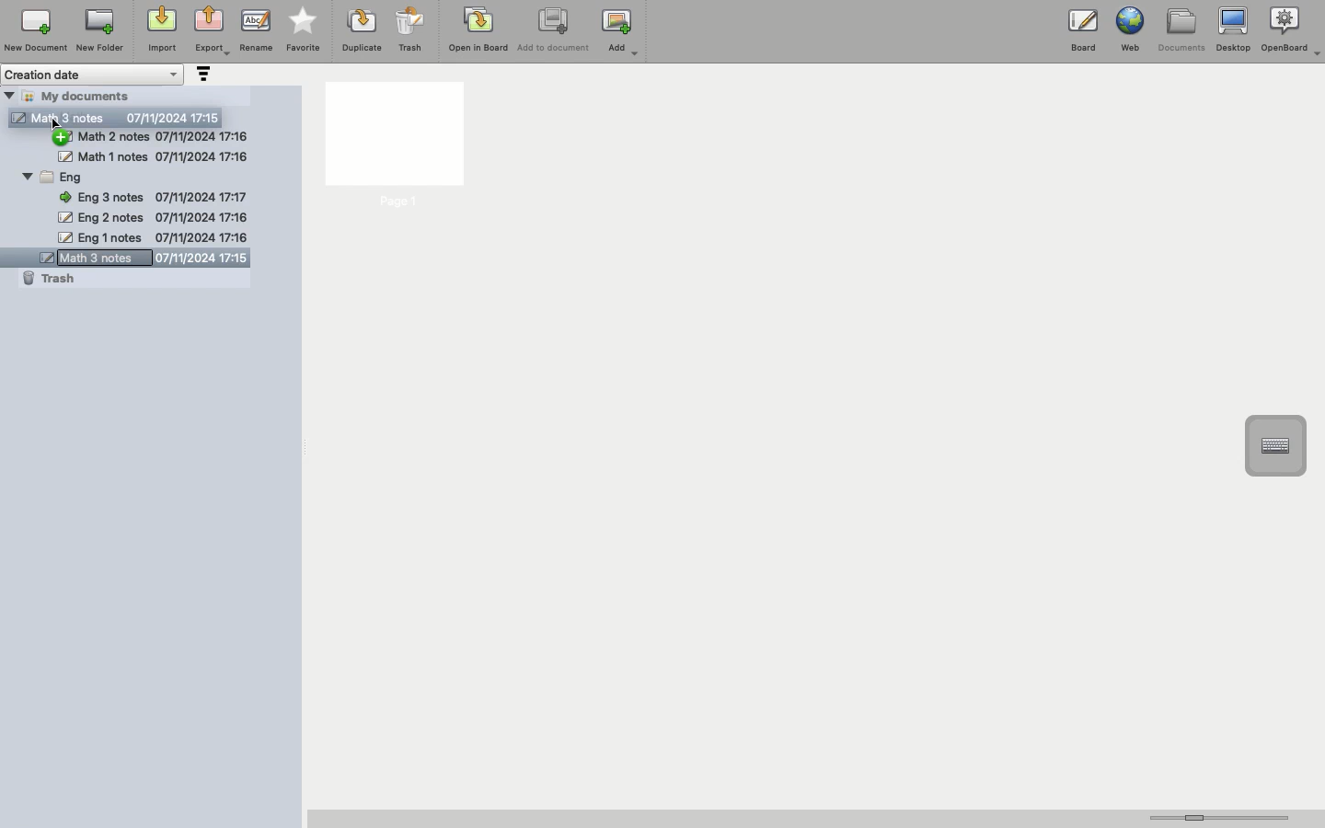  I want to click on Add to document, so click(555, 31).